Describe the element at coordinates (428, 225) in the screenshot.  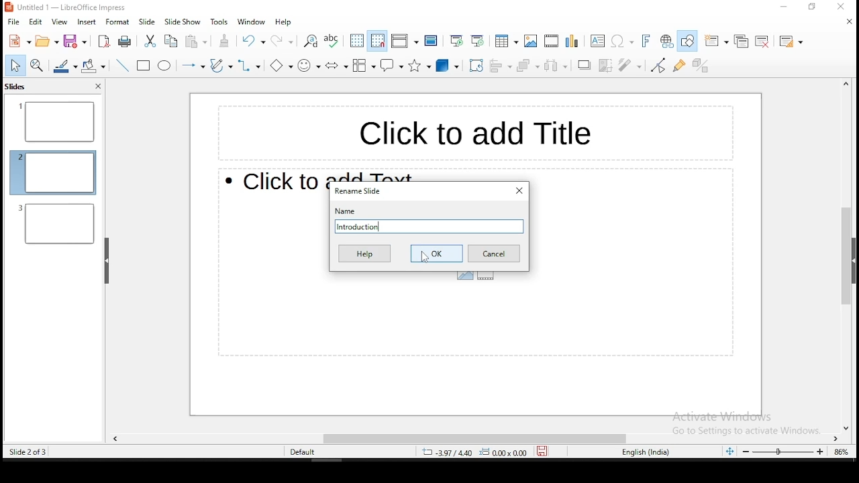
I see `introduction` at that location.